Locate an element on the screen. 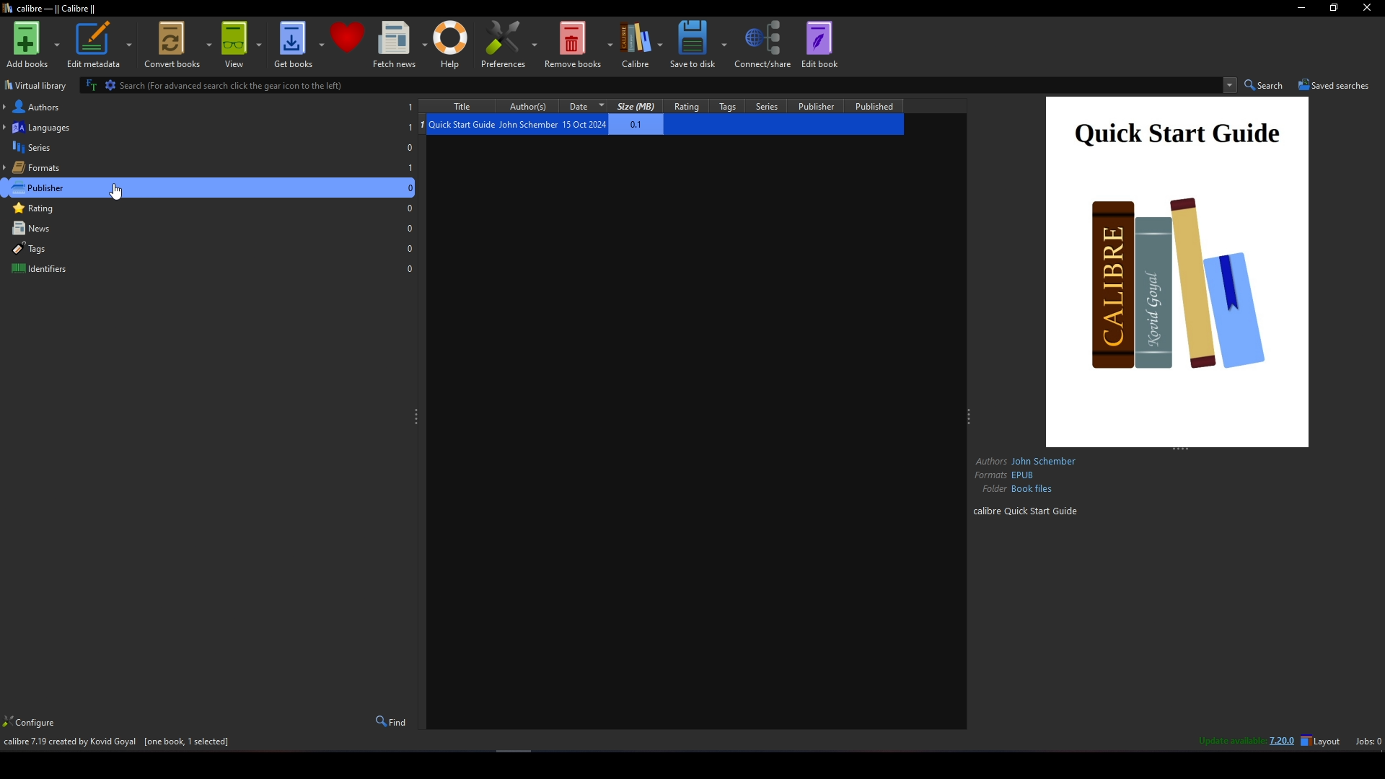 This screenshot has width=1385, height=779. Close is located at coordinates (1366, 9).